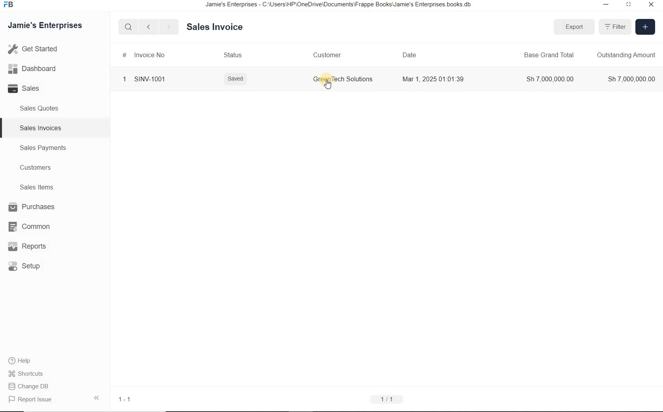 The width and height of the screenshot is (663, 412). I want to click on Sales Payments, so click(43, 148).